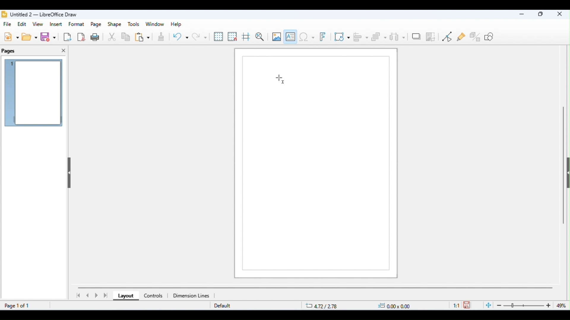 Image resolution: width=570 pixels, height=320 pixels. I want to click on format, so click(77, 24).